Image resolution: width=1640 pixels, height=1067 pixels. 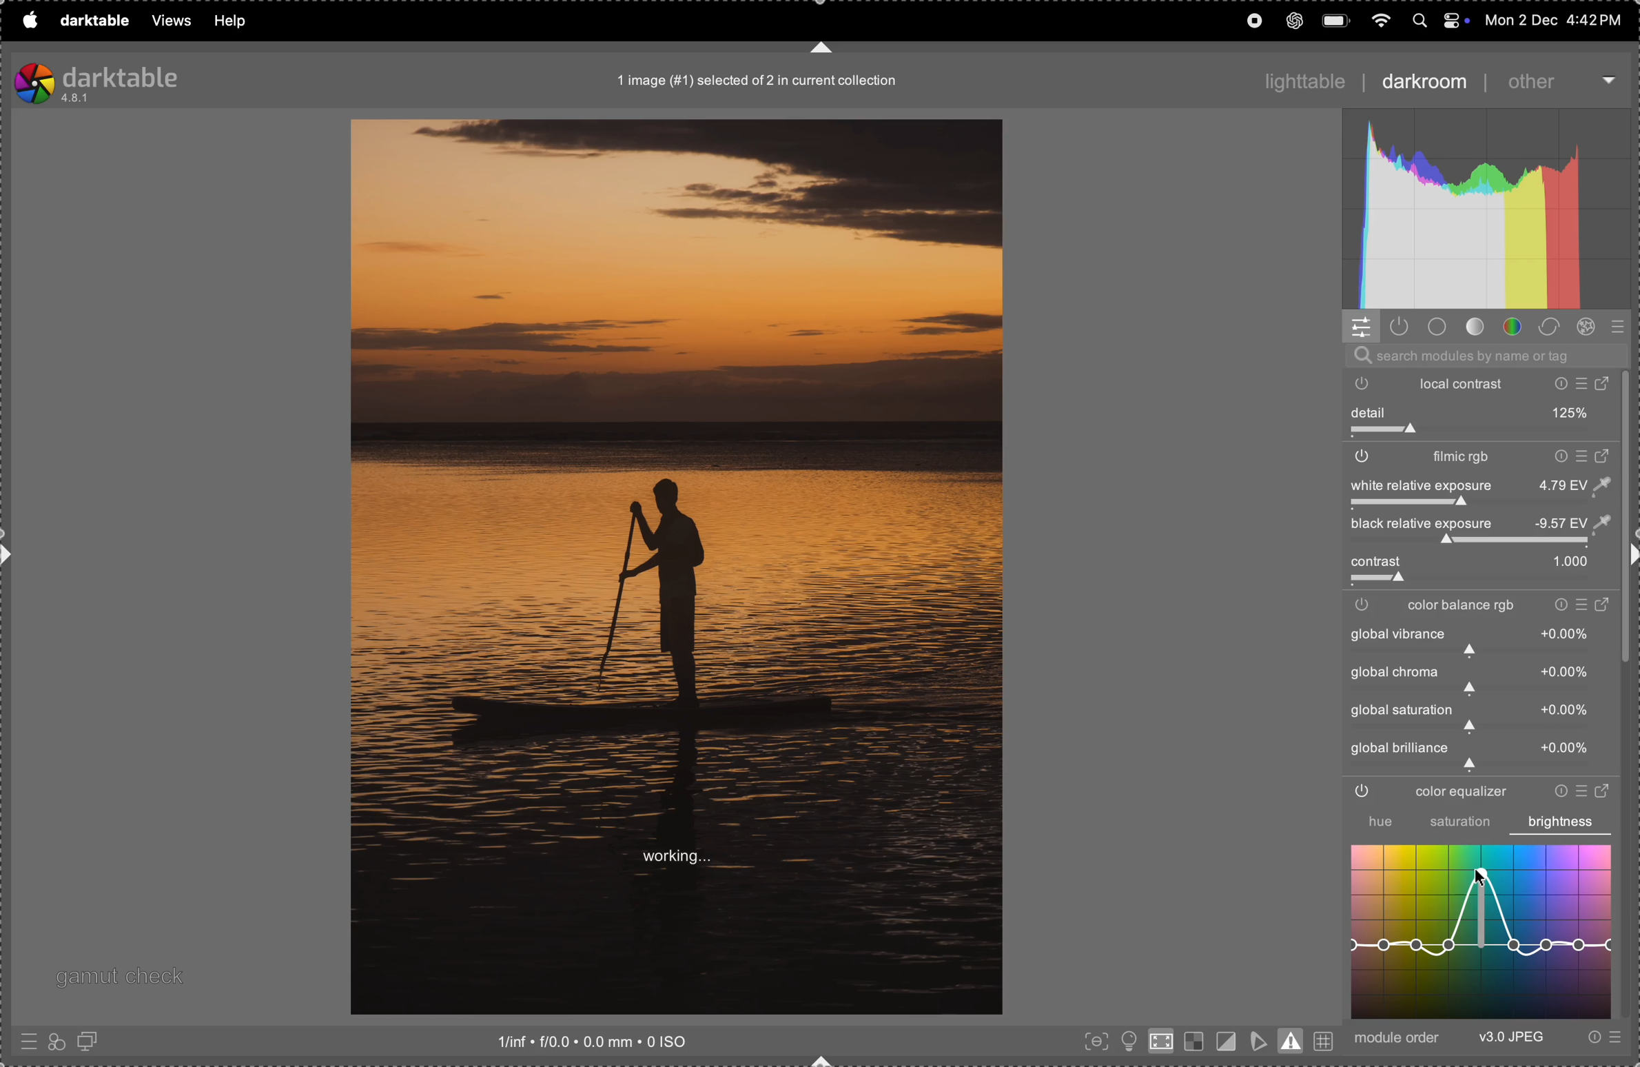 What do you see at coordinates (1561, 822) in the screenshot?
I see `brightness` at bounding box center [1561, 822].